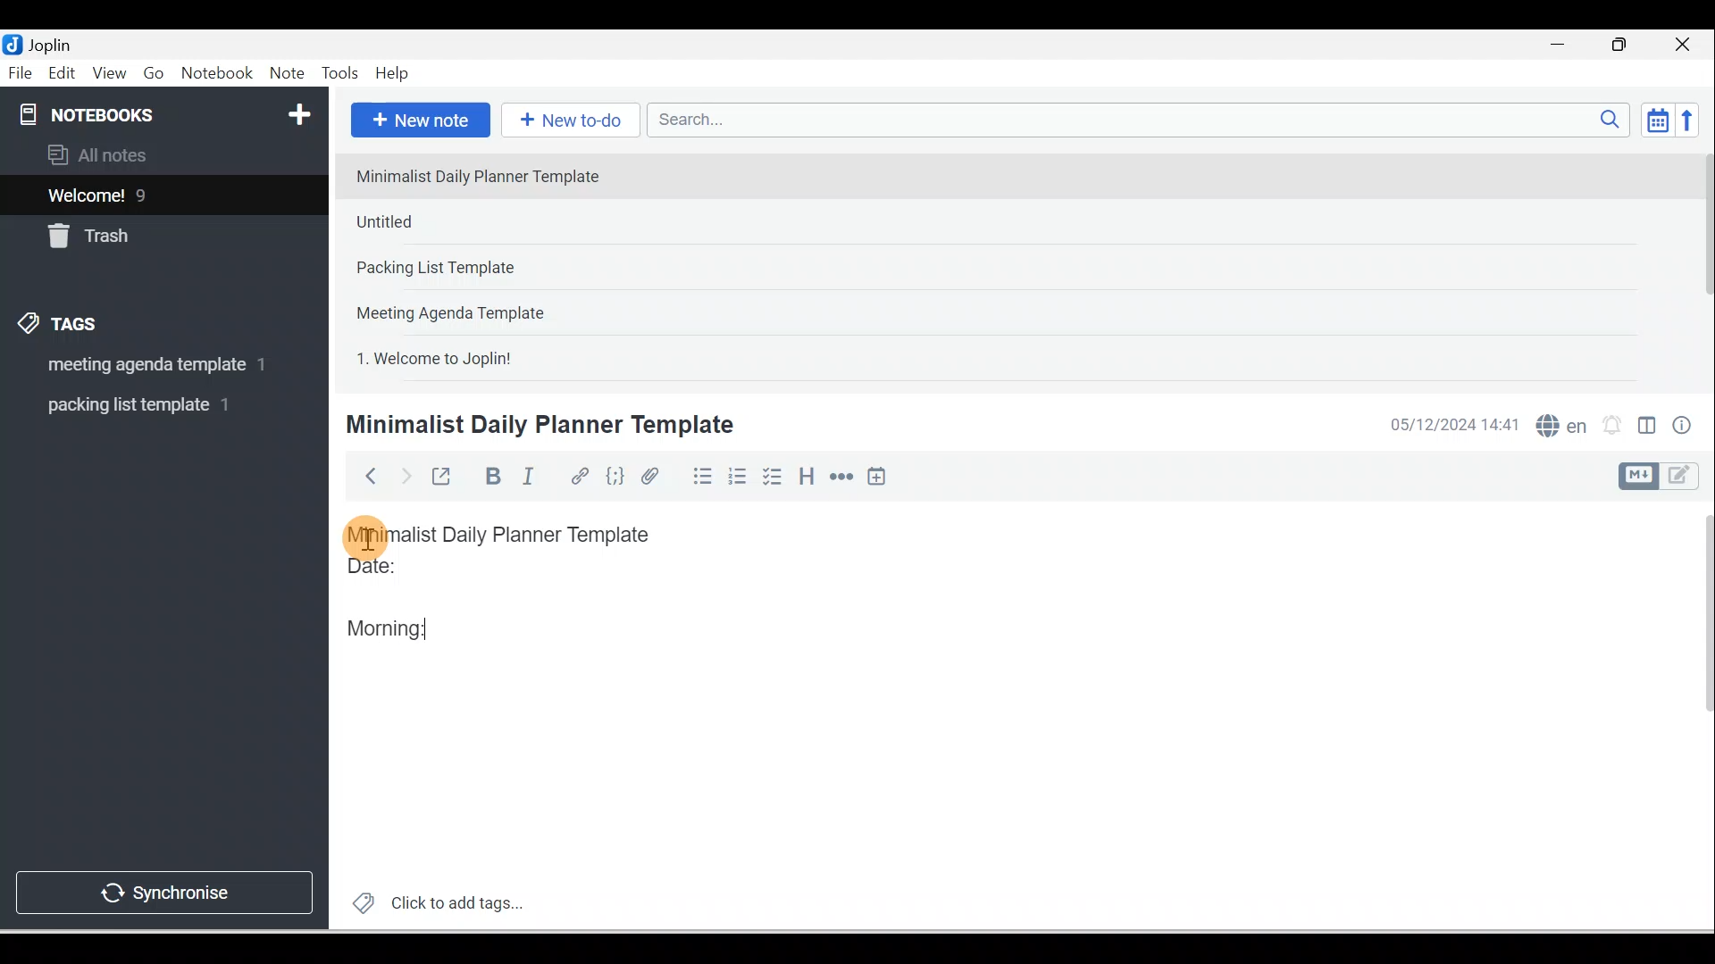  I want to click on Cursor, so click(366, 536).